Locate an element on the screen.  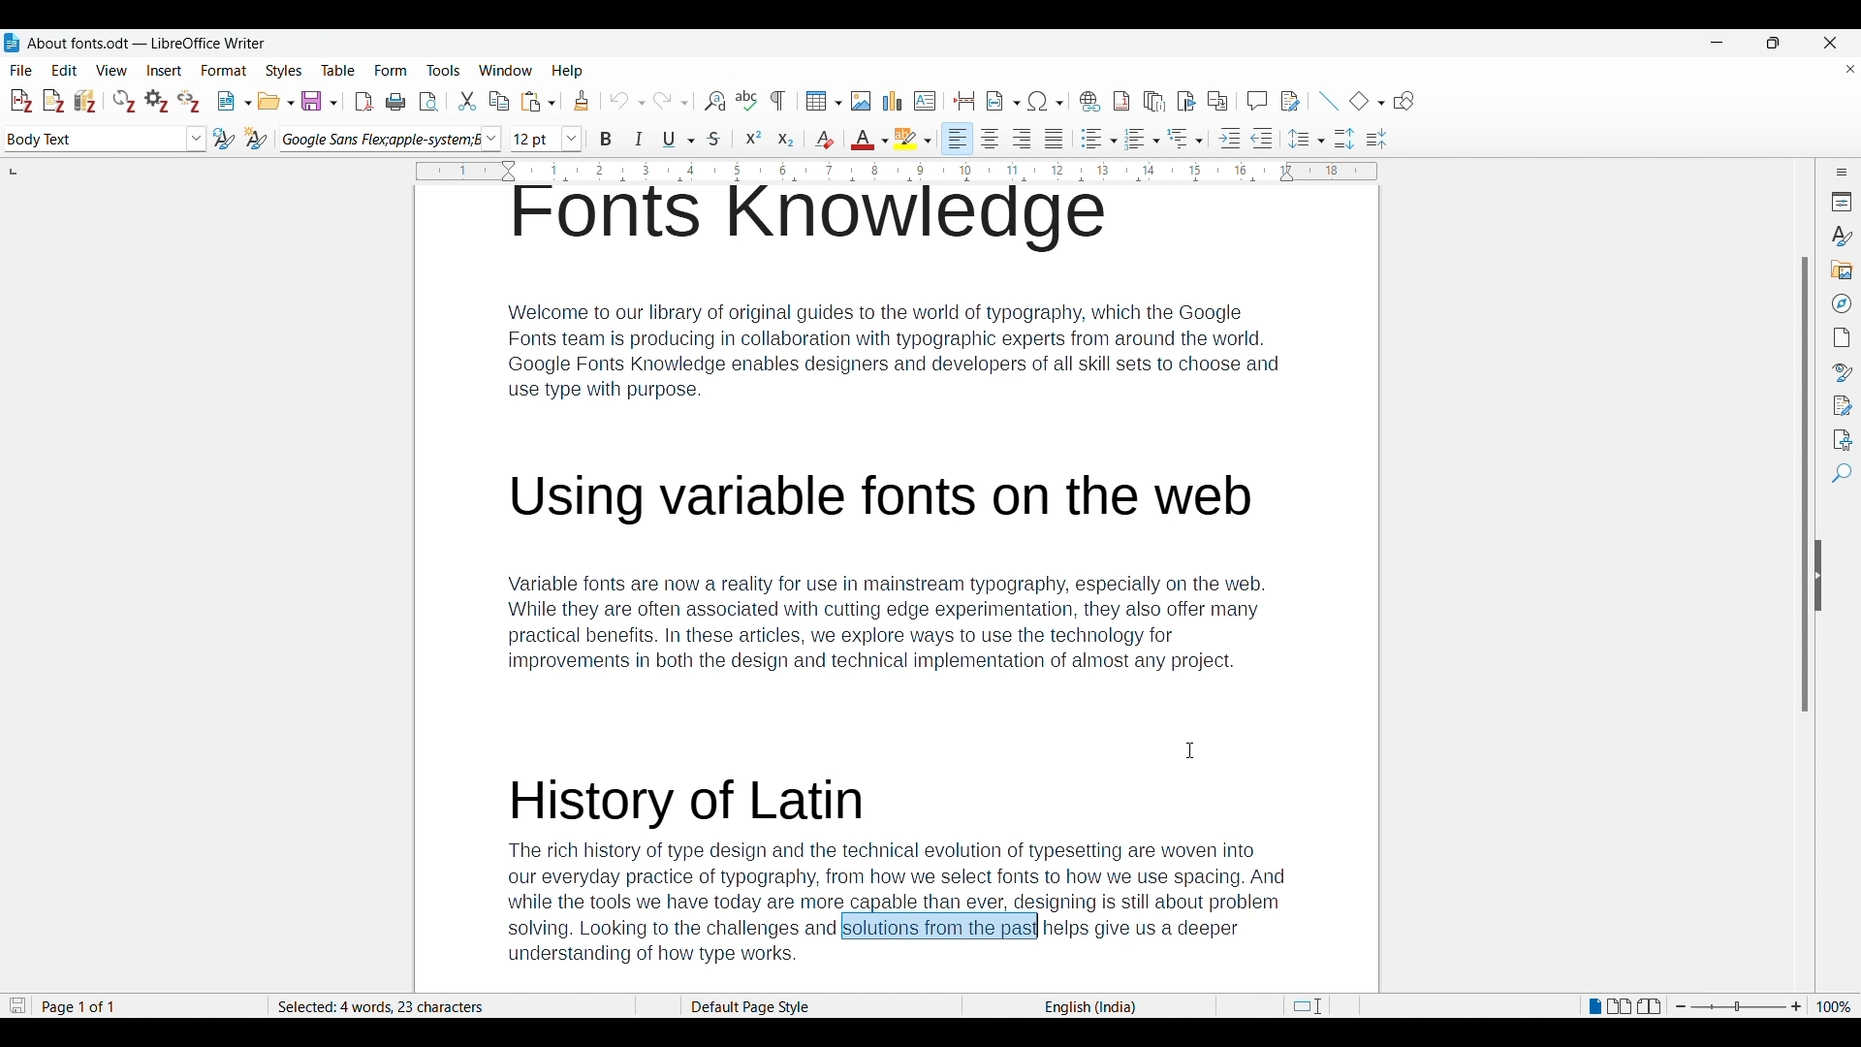
Check spelling is located at coordinates (746, 100).